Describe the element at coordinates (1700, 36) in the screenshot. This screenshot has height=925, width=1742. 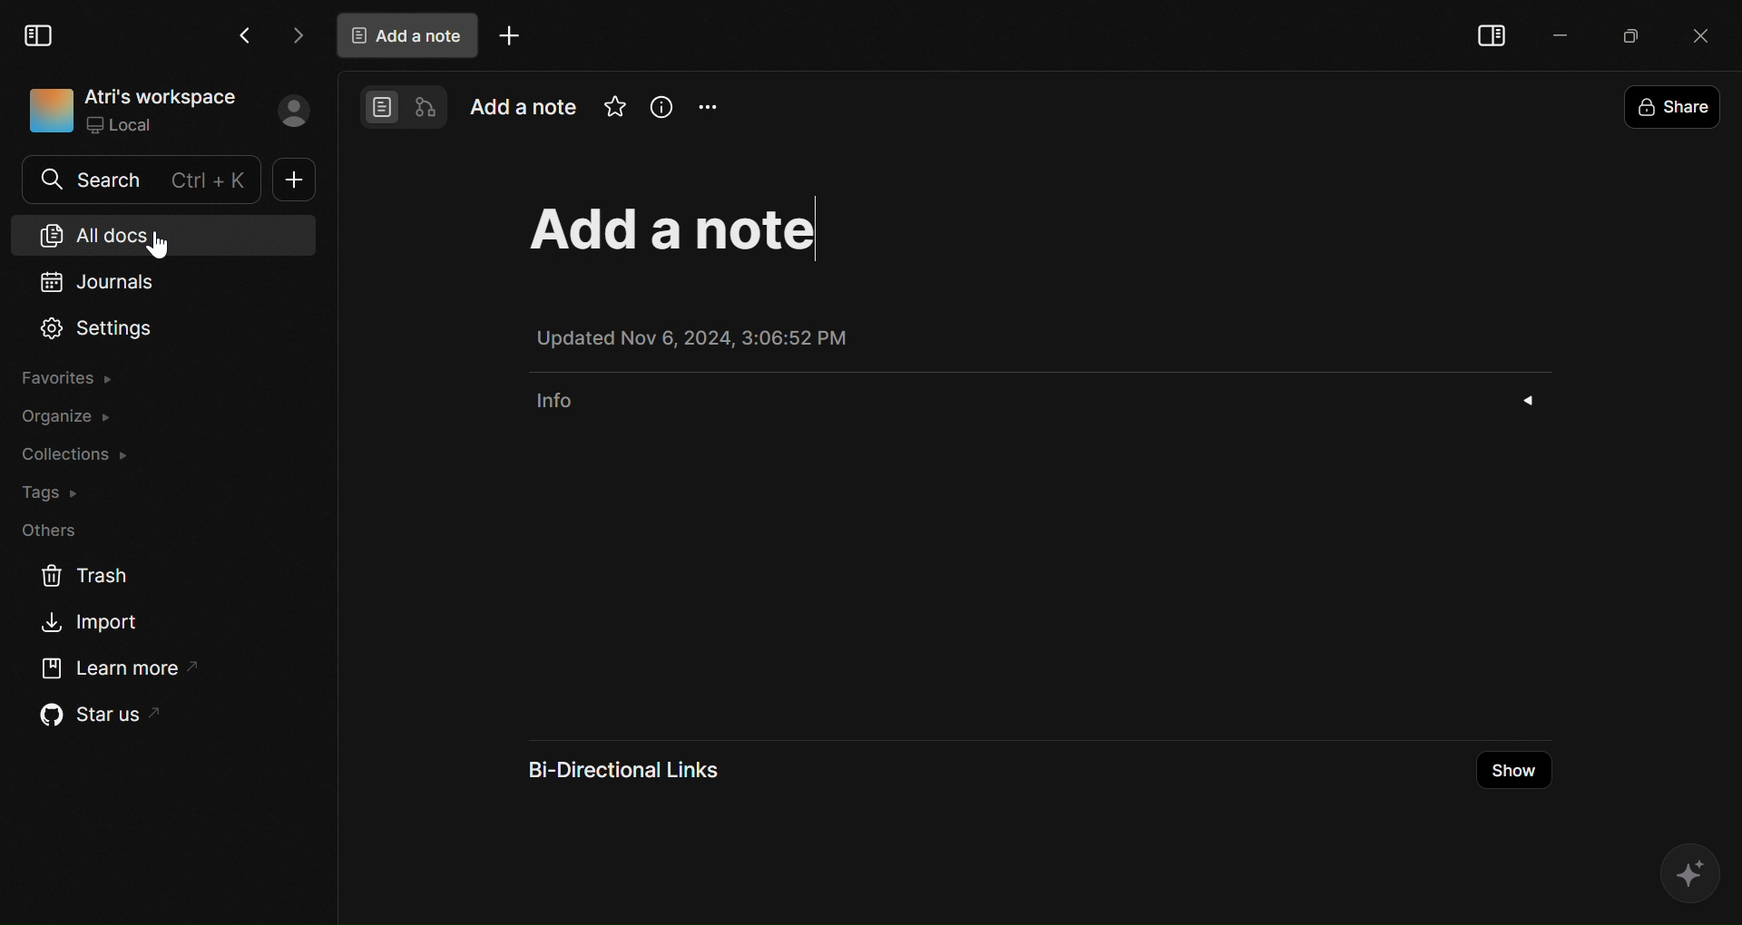
I see `close` at that location.